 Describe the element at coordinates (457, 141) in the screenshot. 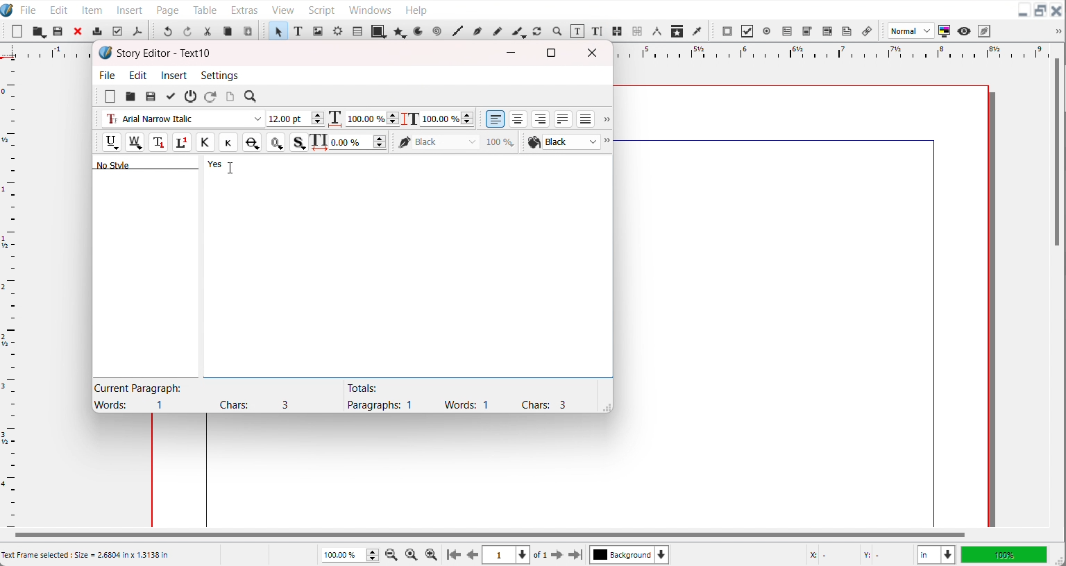

I see `Black` at that location.